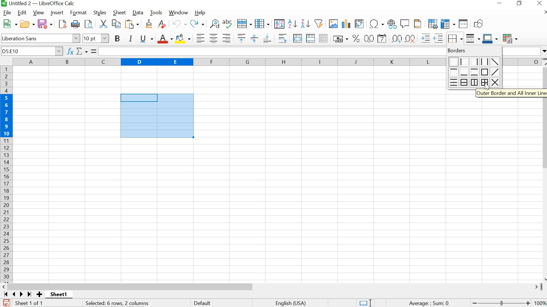  What do you see at coordinates (333, 23) in the screenshot?
I see `insert image` at bounding box center [333, 23].